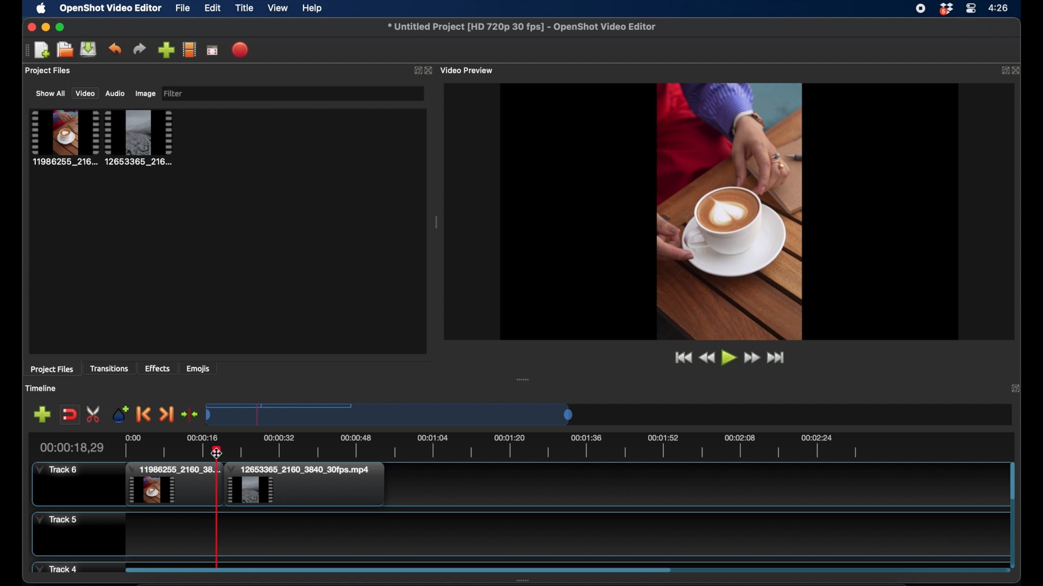 The image size is (1043, 586). Describe the element at coordinates (538, 444) in the screenshot. I see `timeline` at that location.